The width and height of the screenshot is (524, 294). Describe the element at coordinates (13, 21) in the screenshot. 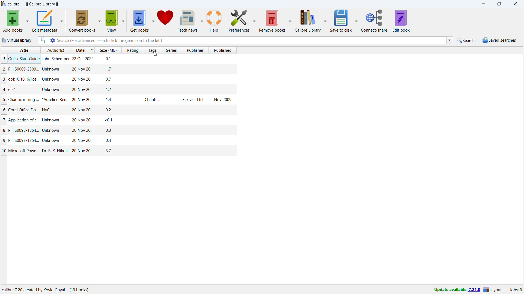

I see `add books` at that location.